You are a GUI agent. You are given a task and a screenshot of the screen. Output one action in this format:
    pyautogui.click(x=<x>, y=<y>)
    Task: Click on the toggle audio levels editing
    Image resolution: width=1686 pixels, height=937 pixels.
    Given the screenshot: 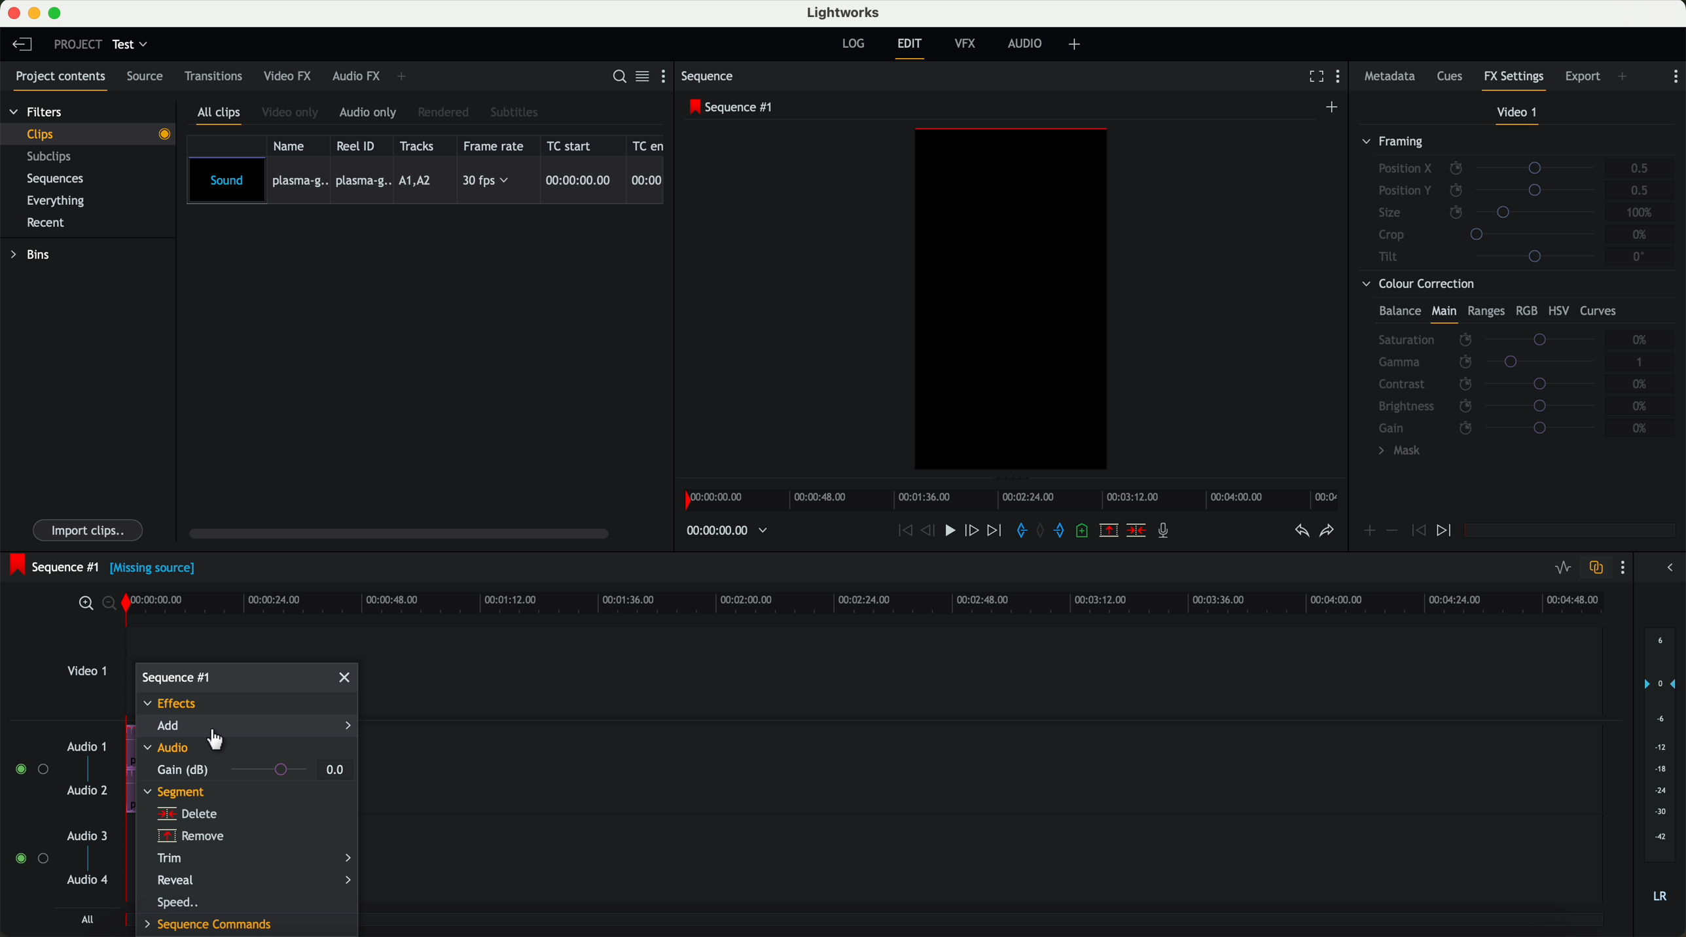 What is the action you would take?
    pyautogui.click(x=1562, y=568)
    